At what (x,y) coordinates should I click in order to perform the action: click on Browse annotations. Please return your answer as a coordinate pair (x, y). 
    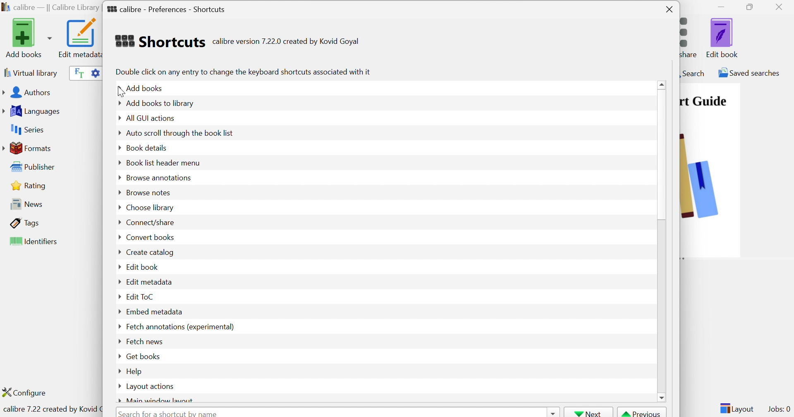
    Looking at the image, I should click on (159, 177).